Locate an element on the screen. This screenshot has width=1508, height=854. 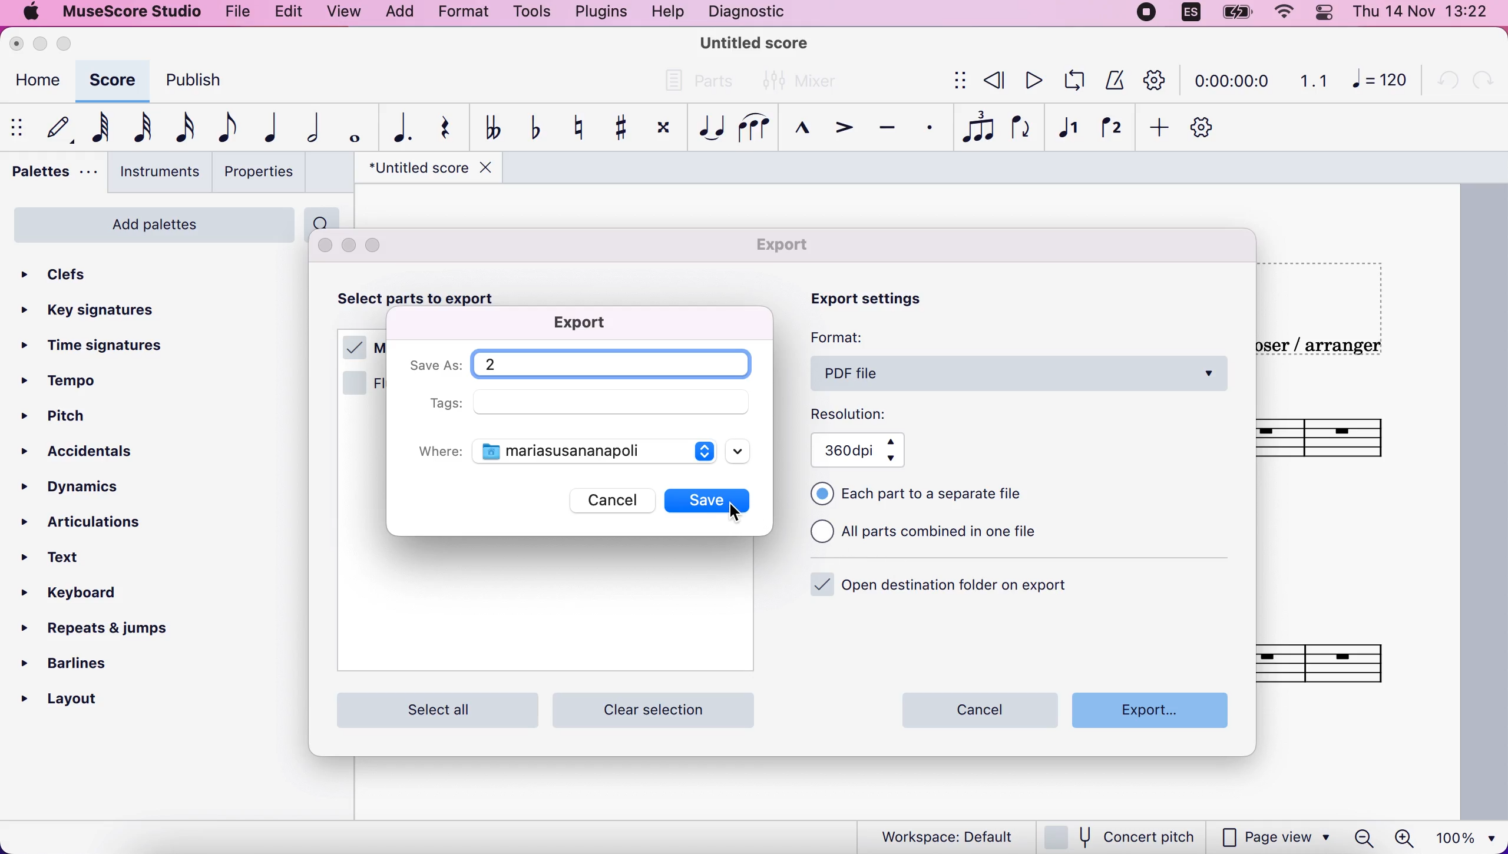
augmentation dot is located at coordinates (398, 127).